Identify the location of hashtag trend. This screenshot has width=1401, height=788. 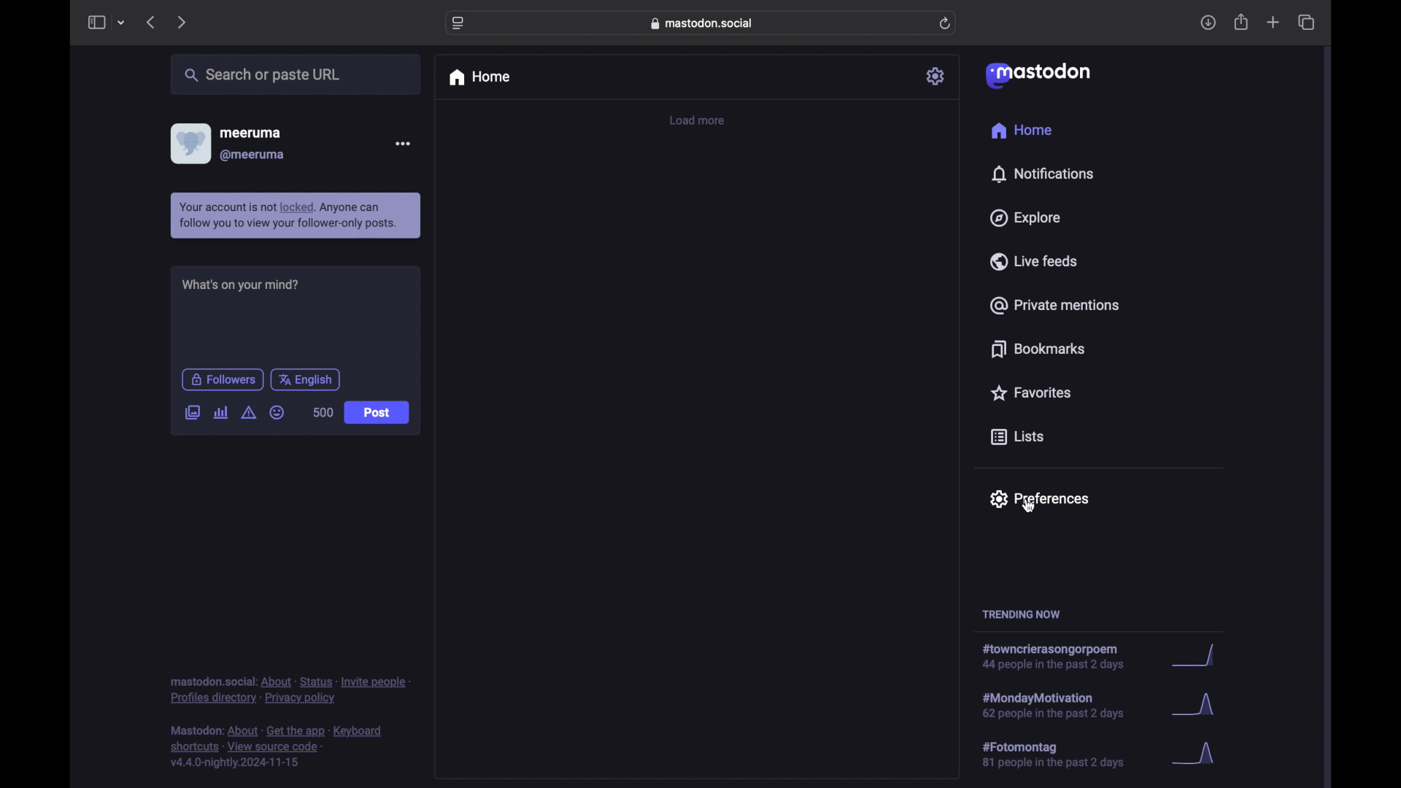
(1099, 657).